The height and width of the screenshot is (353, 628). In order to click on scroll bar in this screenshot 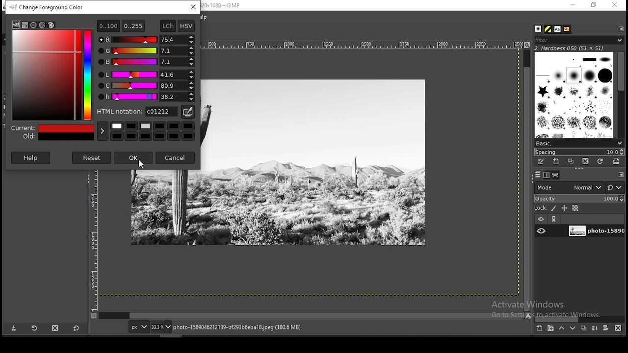, I will do `click(312, 316)`.